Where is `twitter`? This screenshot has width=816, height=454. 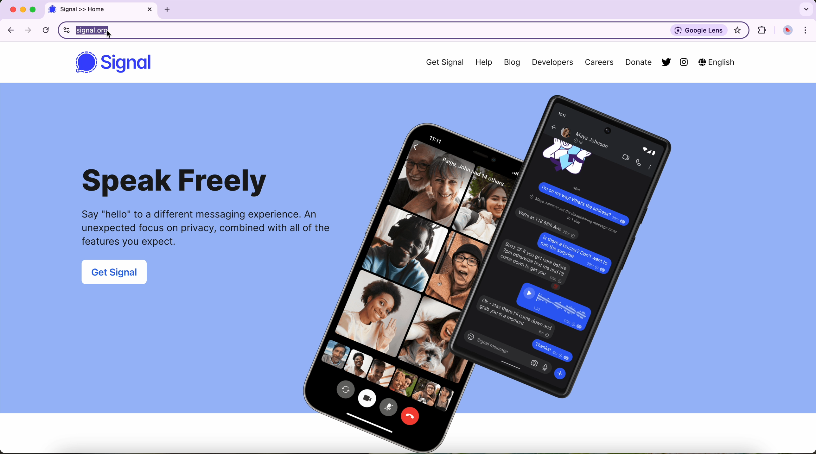
twitter is located at coordinates (665, 62).